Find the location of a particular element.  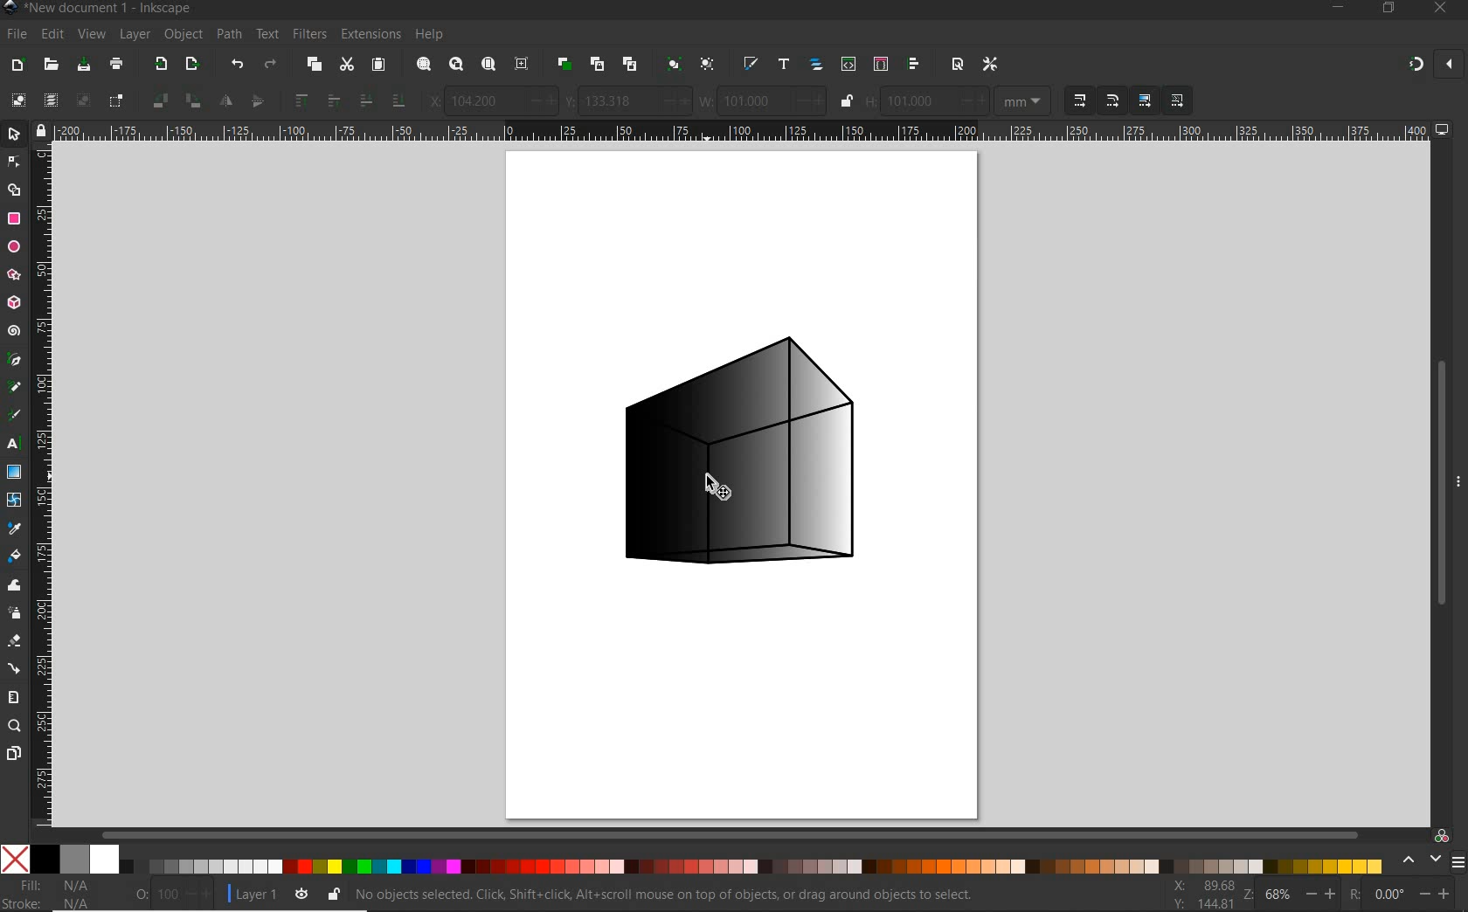

ZOOM CENTER PAGE is located at coordinates (523, 64).